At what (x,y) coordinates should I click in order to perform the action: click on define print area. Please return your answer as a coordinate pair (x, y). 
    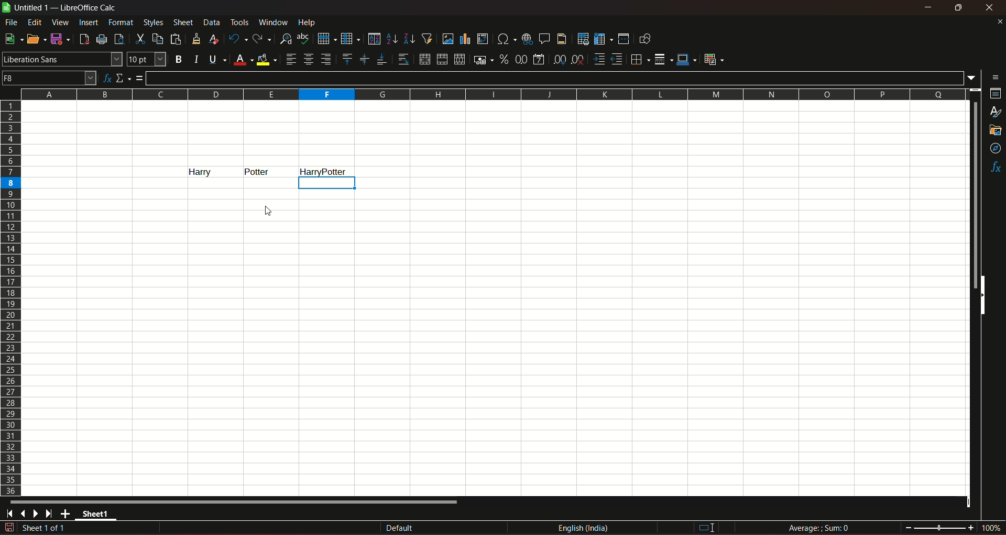
    Looking at the image, I should click on (583, 39).